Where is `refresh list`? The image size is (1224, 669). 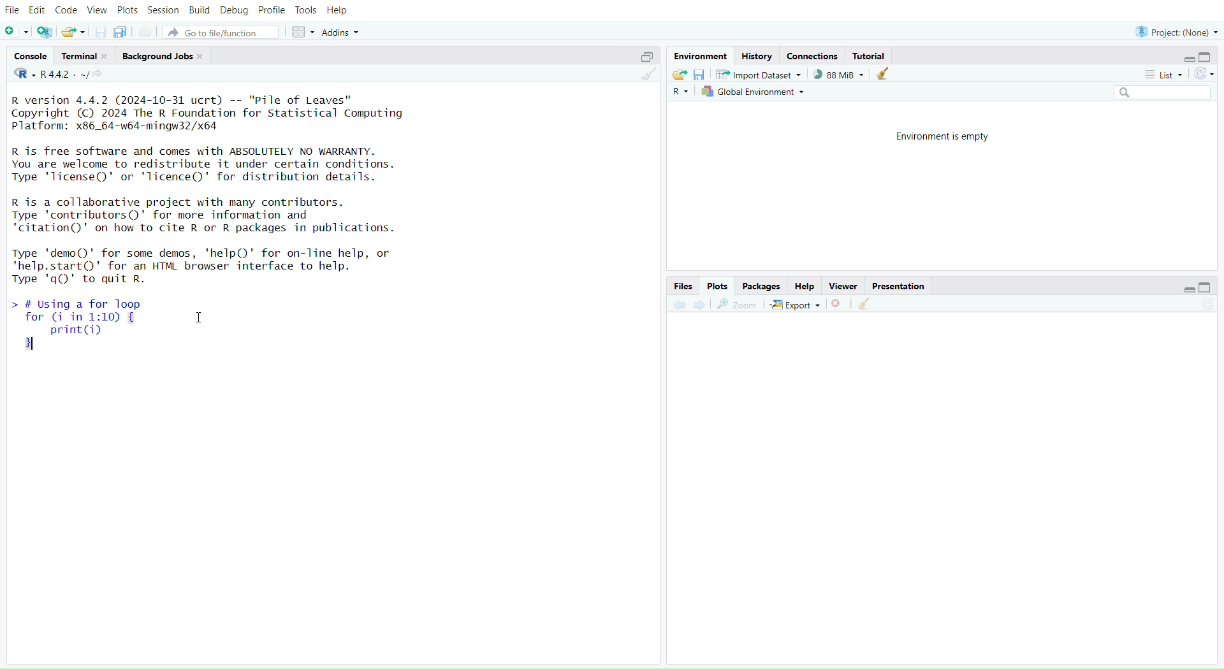 refresh list is located at coordinates (1204, 74).